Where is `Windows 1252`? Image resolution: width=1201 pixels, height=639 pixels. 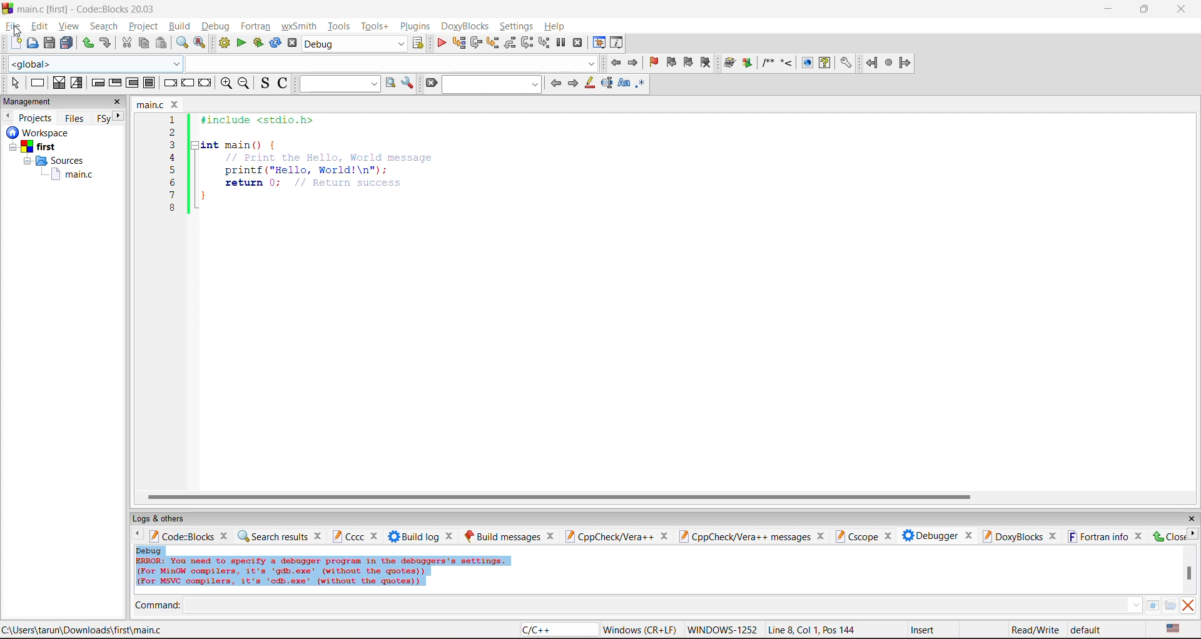 Windows 1252 is located at coordinates (723, 630).